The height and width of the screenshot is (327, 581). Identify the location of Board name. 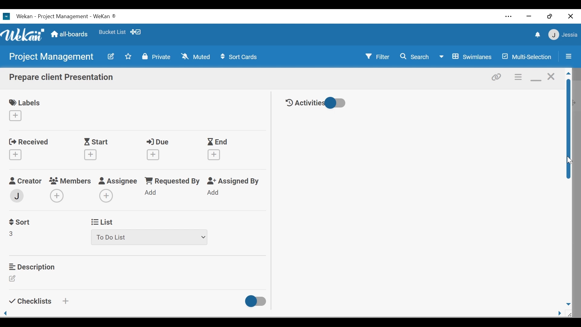
(51, 56).